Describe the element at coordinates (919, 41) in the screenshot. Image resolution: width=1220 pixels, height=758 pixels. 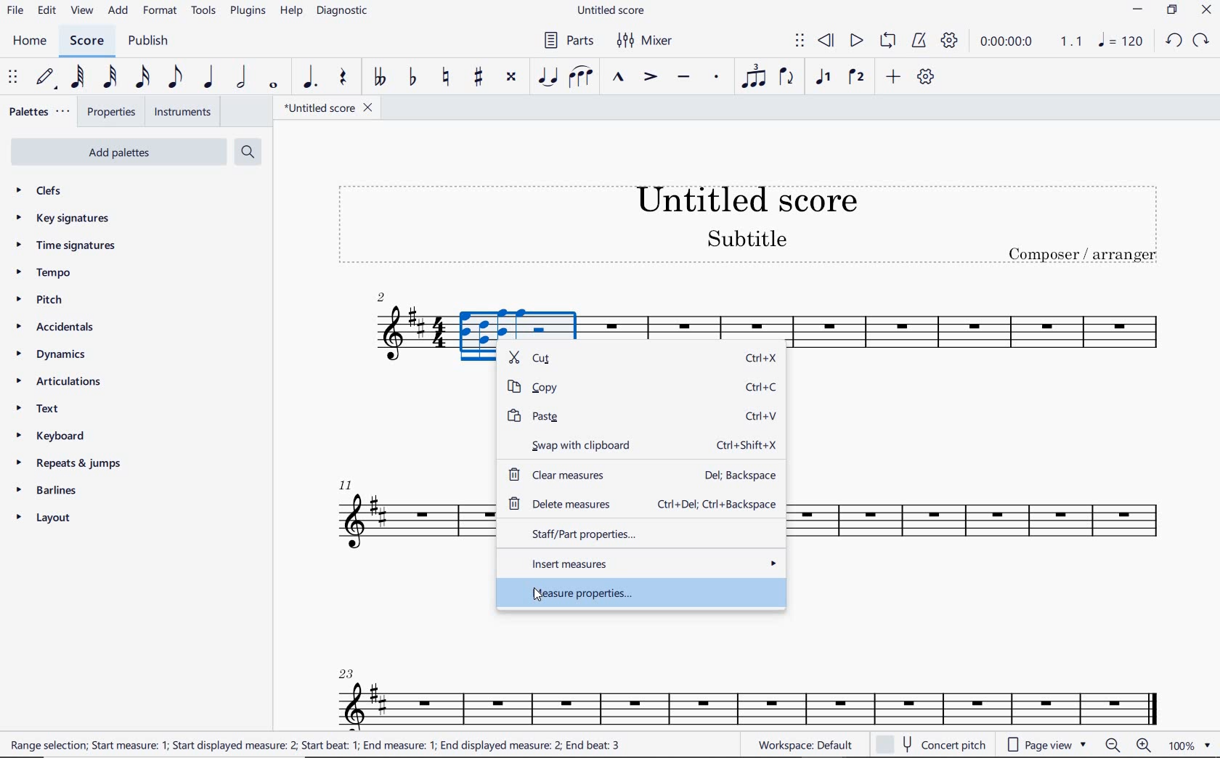
I see `METRONOME` at that location.